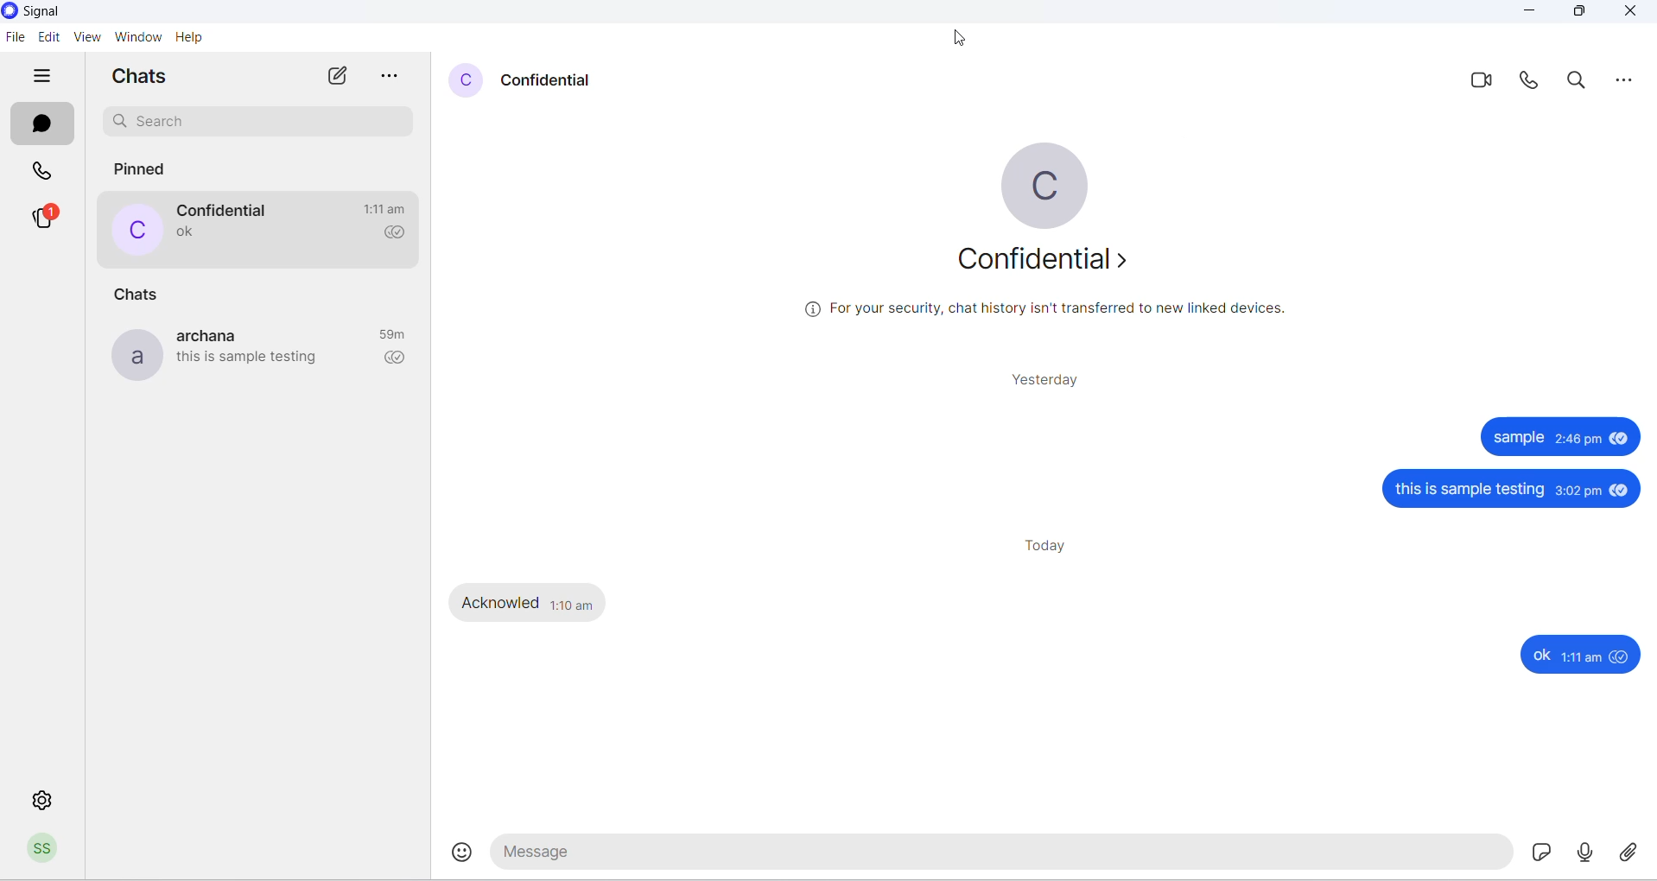  Describe the element at coordinates (467, 79) in the screenshot. I see `contact profile picture` at that location.